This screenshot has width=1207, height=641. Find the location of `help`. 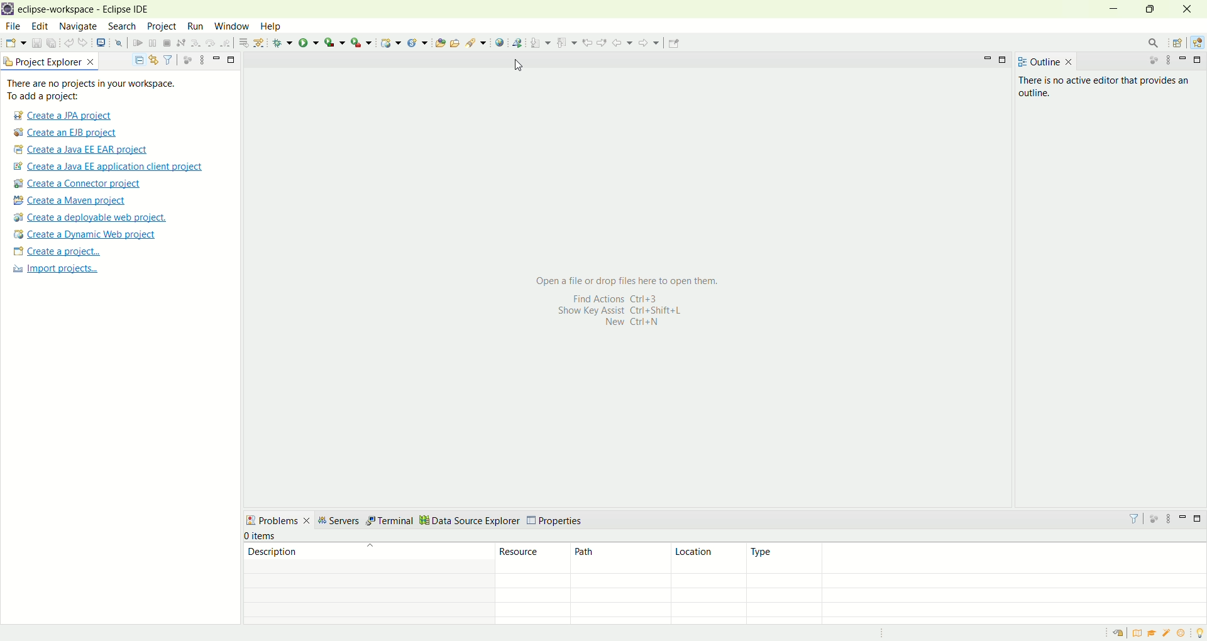

help is located at coordinates (271, 28).